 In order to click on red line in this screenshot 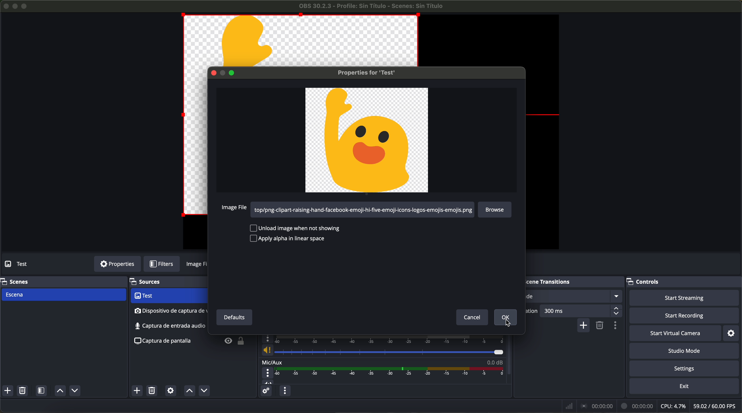, I will do `click(544, 115)`.